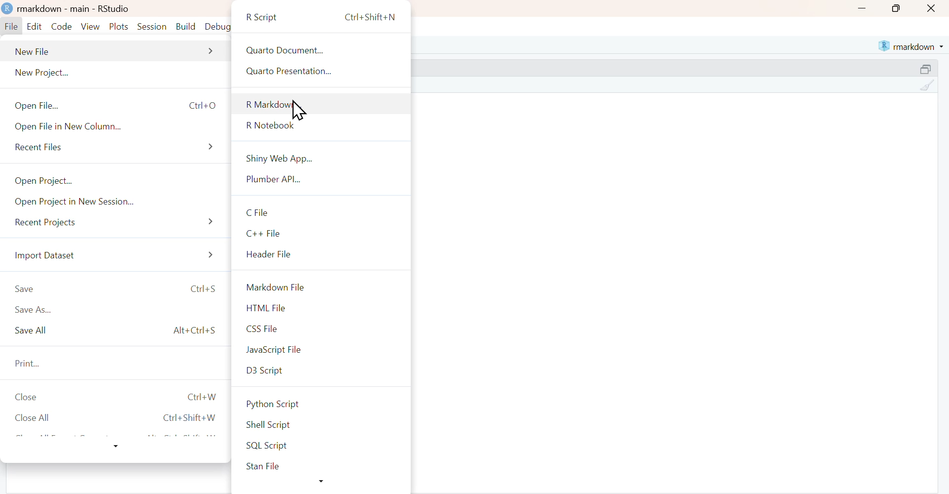 This screenshot has height=494, width=949. What do you see at coordinates (120, 104) in the screenshot?
I see `open file` at bounding box center [120, 104].